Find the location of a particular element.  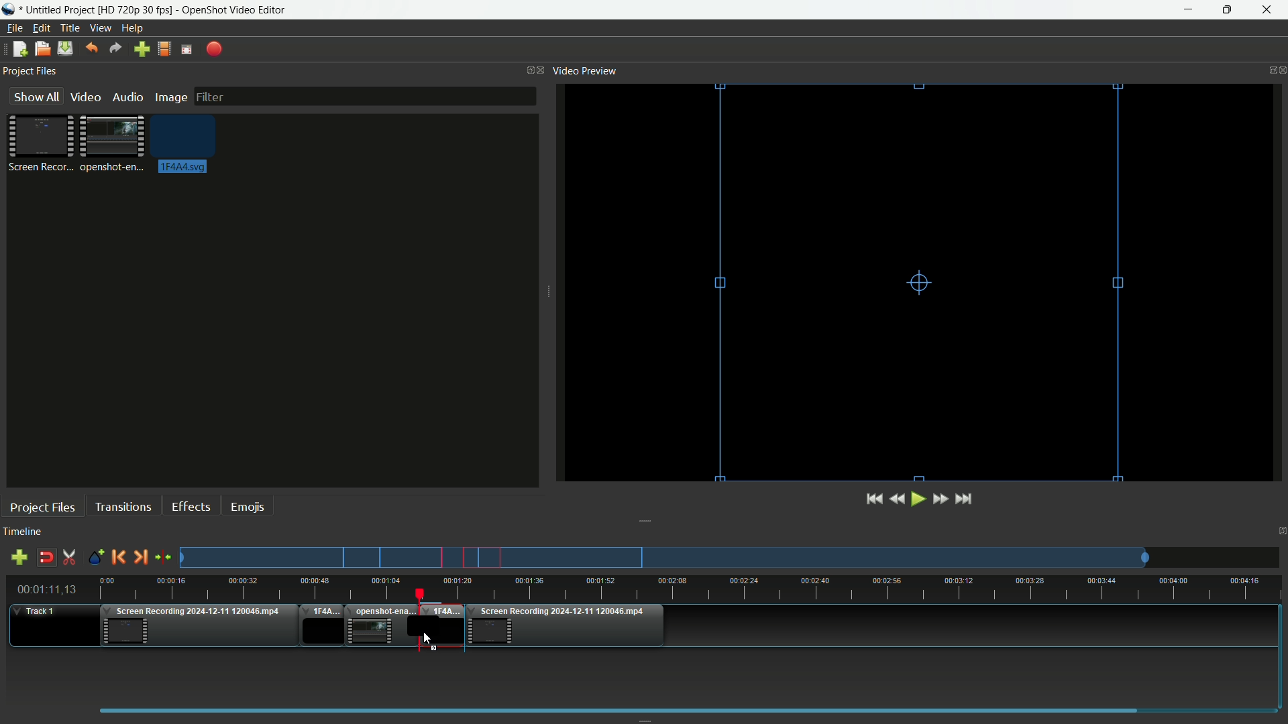

Current time is located at coordinates (50, 590).